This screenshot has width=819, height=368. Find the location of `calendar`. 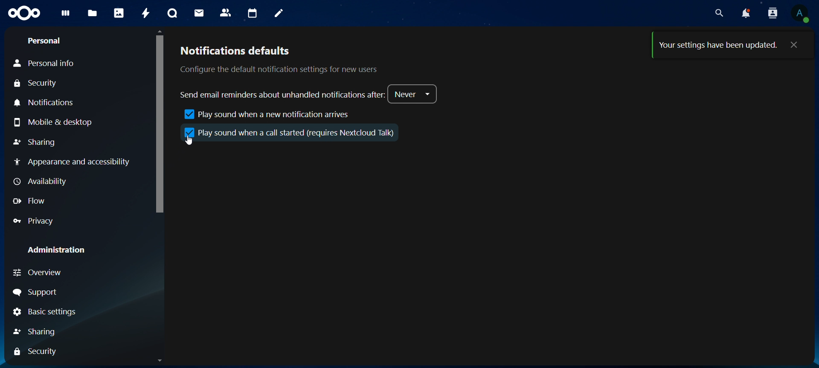

calendar is located at coordinates (253, 14).